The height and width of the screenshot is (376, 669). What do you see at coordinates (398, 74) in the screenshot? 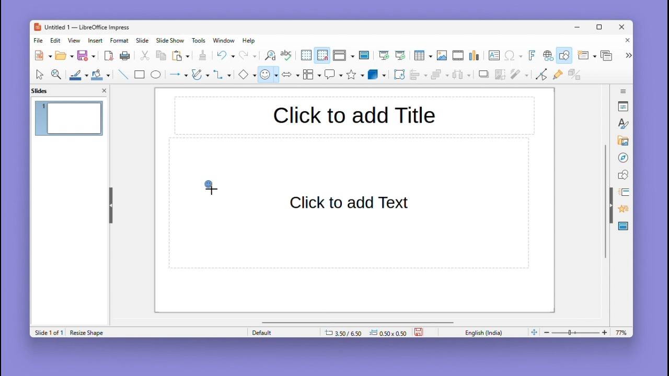
I see `Rotate` at bounding box center [398, 74].